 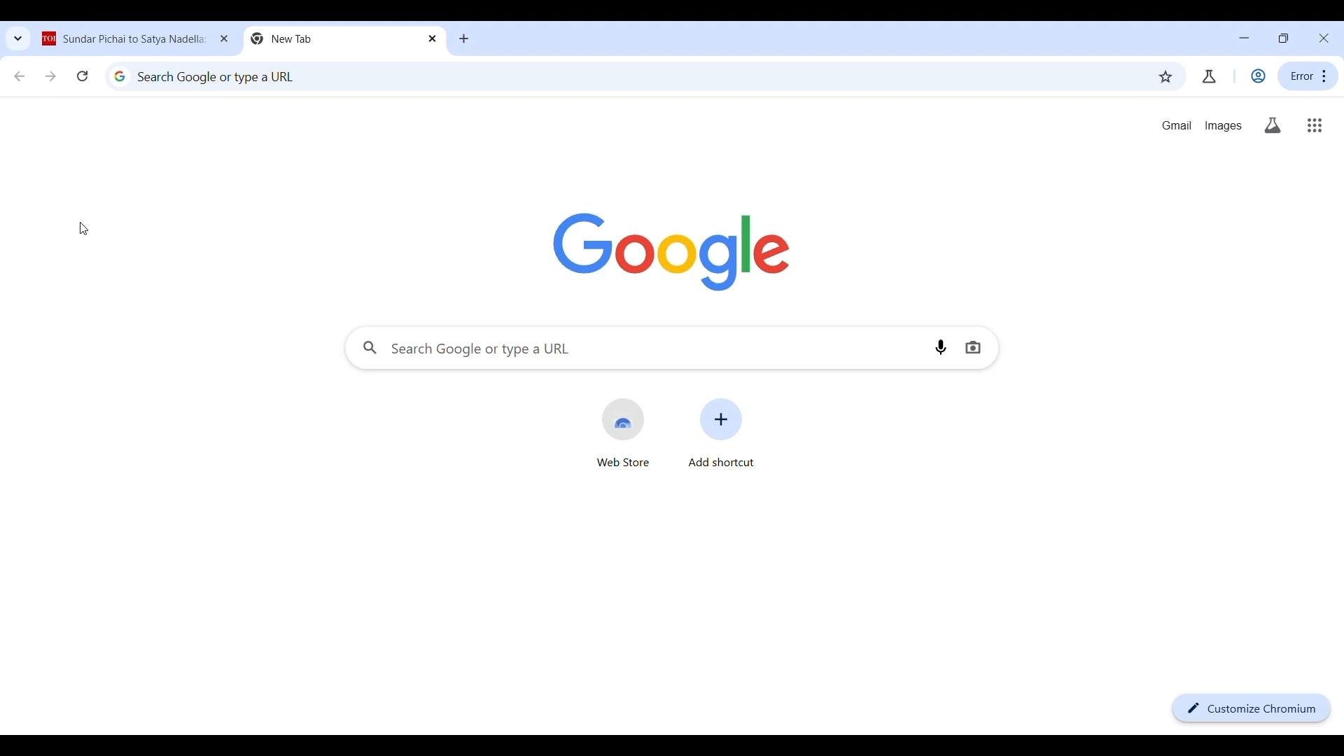 What do you see at coordinates (134, 41) in the screenshot?
I see `Unpinned task appears as a tab again` at bounding box center [134, 41].